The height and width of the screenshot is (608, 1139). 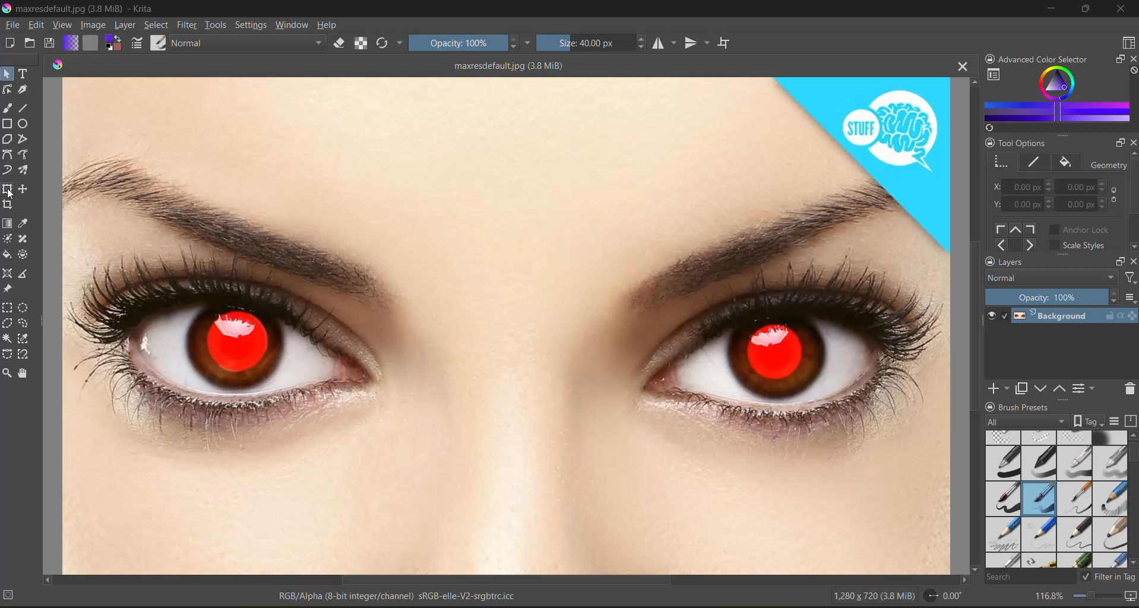 I want to click on xy axis, so click(x=1087, y=187).